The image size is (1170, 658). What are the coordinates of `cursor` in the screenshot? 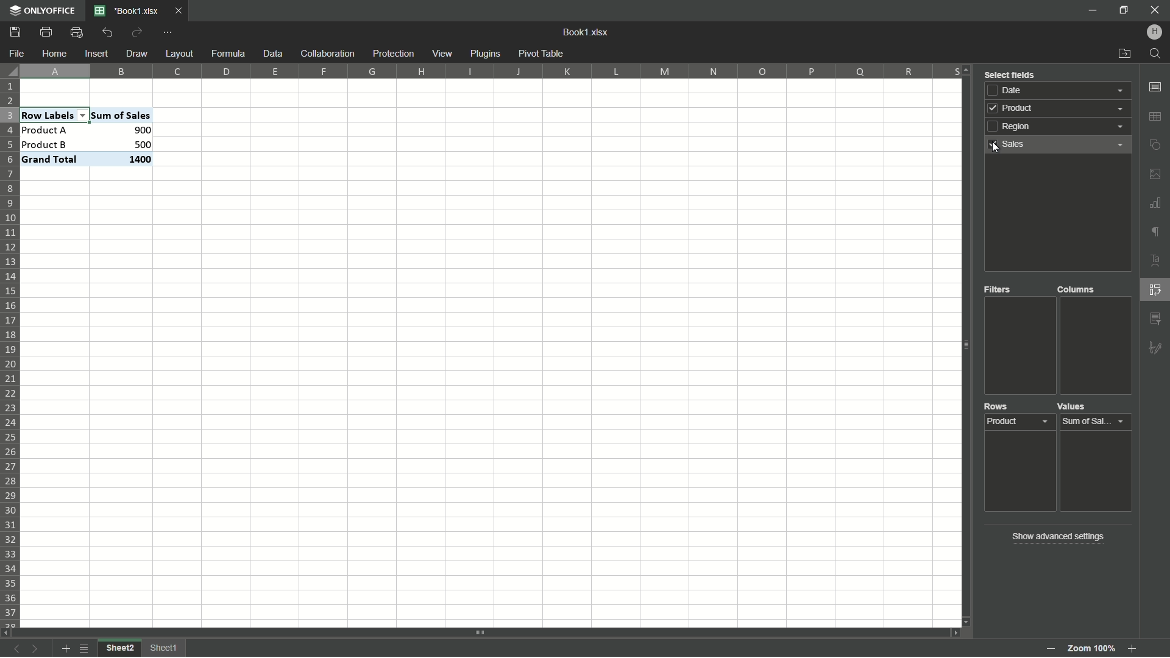 It's located at (993, 148).